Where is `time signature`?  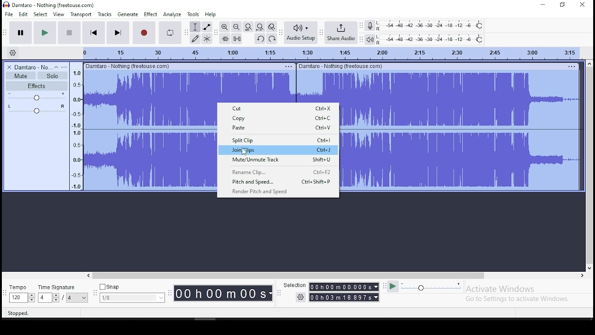 time signature is located at coordinates (58, 288).